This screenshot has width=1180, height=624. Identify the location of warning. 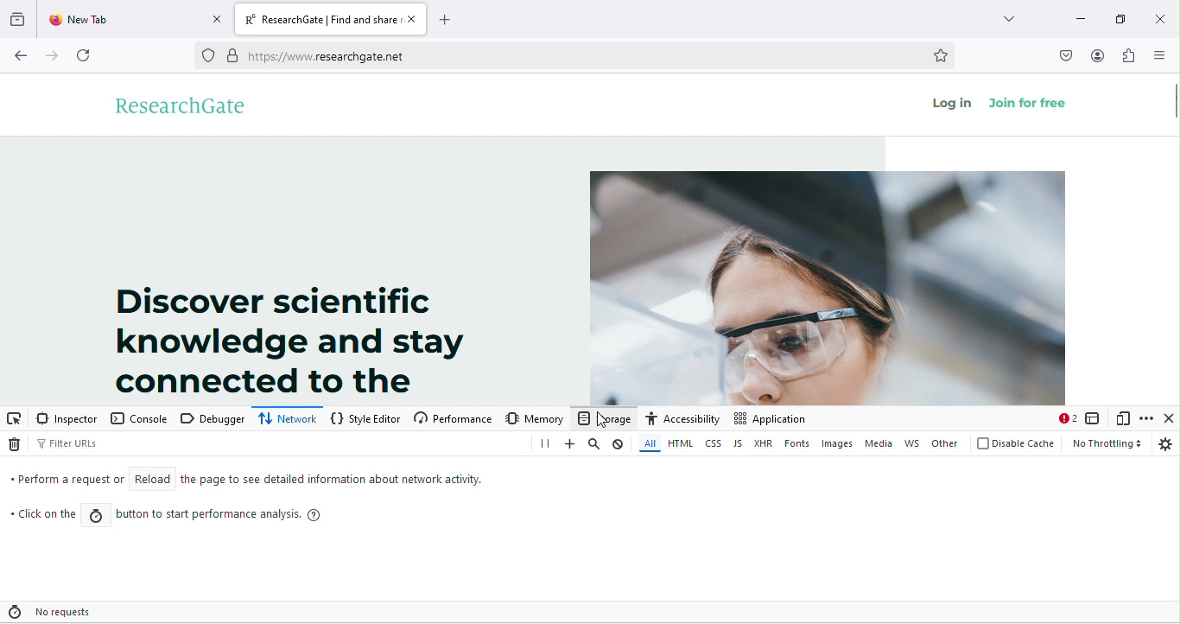
(1064, 419).